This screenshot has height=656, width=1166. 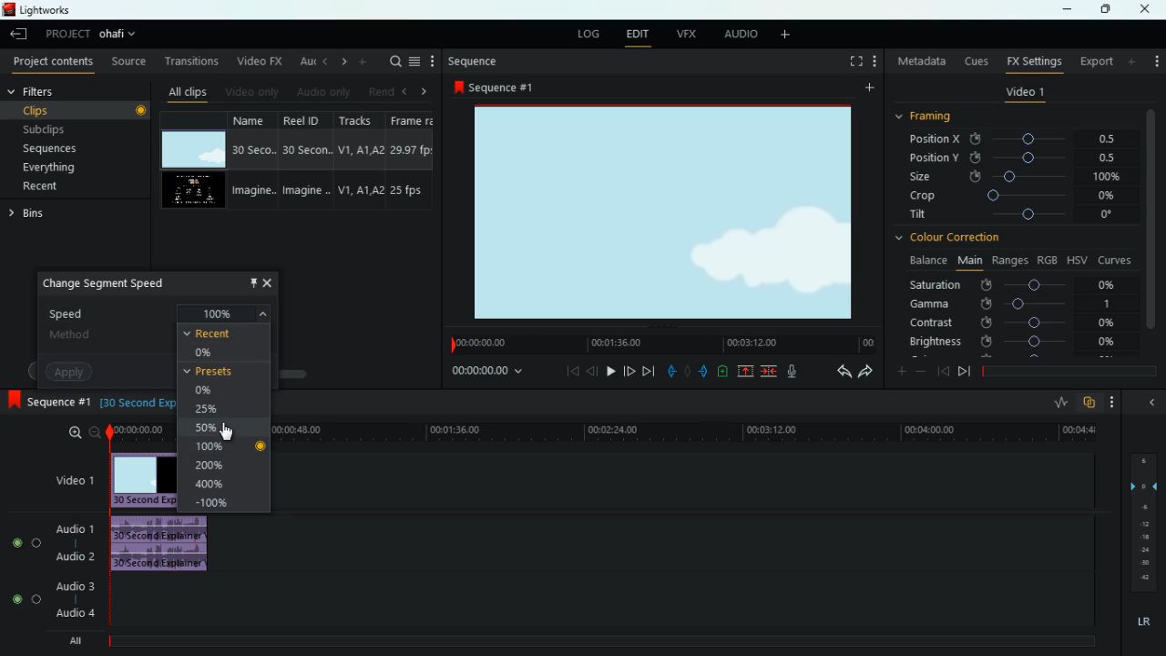 What do you see at coordinates (26, 600) in the screenshot?
I see `Audio` at bounding box center [26, 600].